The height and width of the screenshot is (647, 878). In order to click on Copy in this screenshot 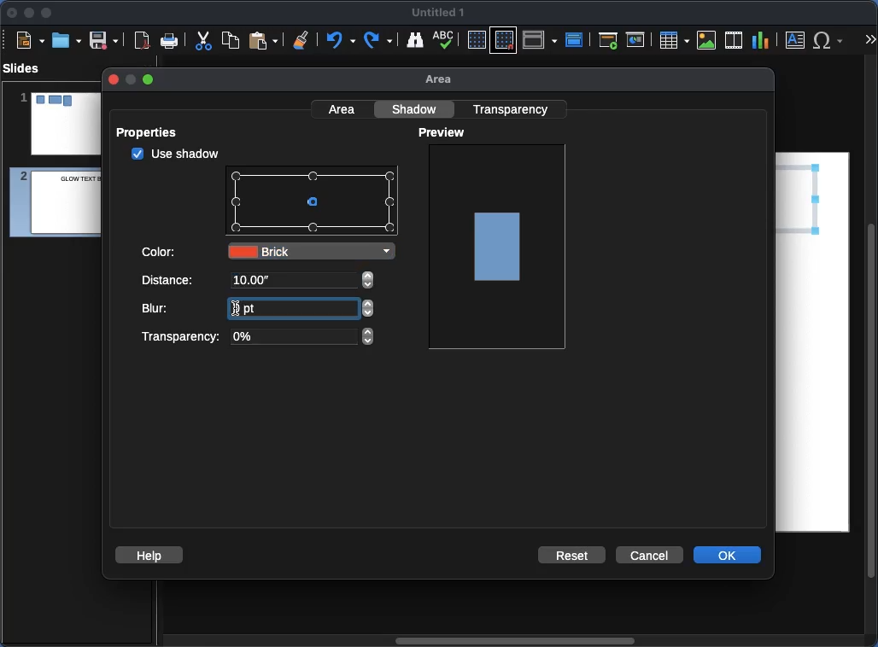, I will do `click(231, 39)`.